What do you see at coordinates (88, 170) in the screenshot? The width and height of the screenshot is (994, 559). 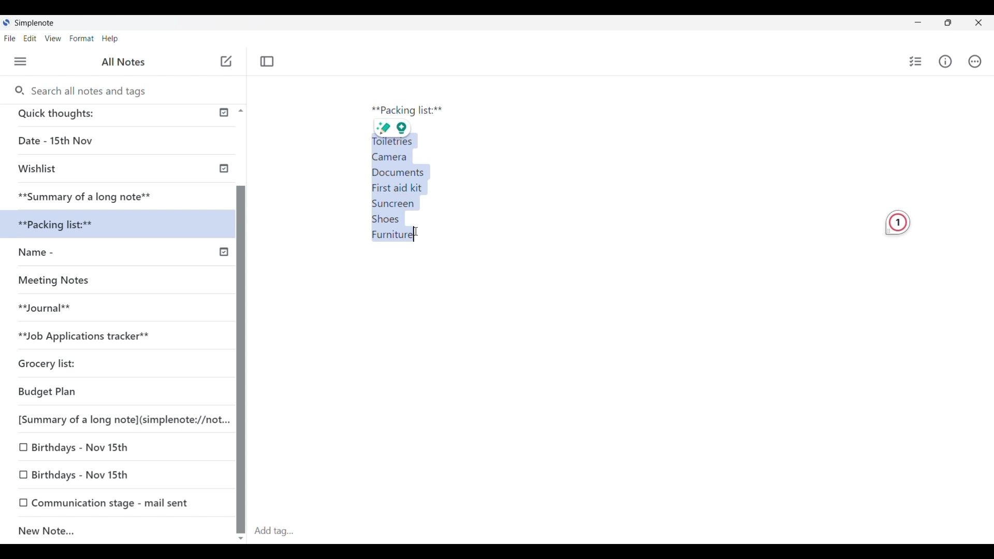 I see `Wishlist` at bounding box center [88, 170].